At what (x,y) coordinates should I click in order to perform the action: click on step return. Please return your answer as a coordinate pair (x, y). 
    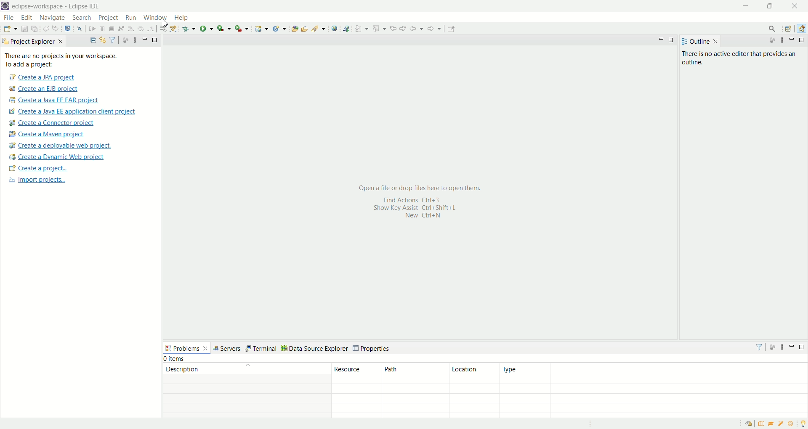
    Looking at the image, I should click on (151, 29).